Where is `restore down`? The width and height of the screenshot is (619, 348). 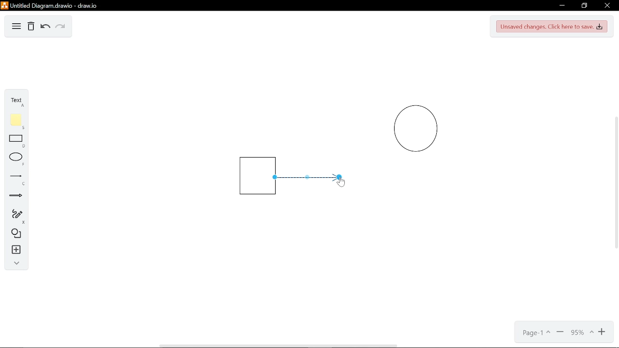
restore down is located at coordinates (583, 6).